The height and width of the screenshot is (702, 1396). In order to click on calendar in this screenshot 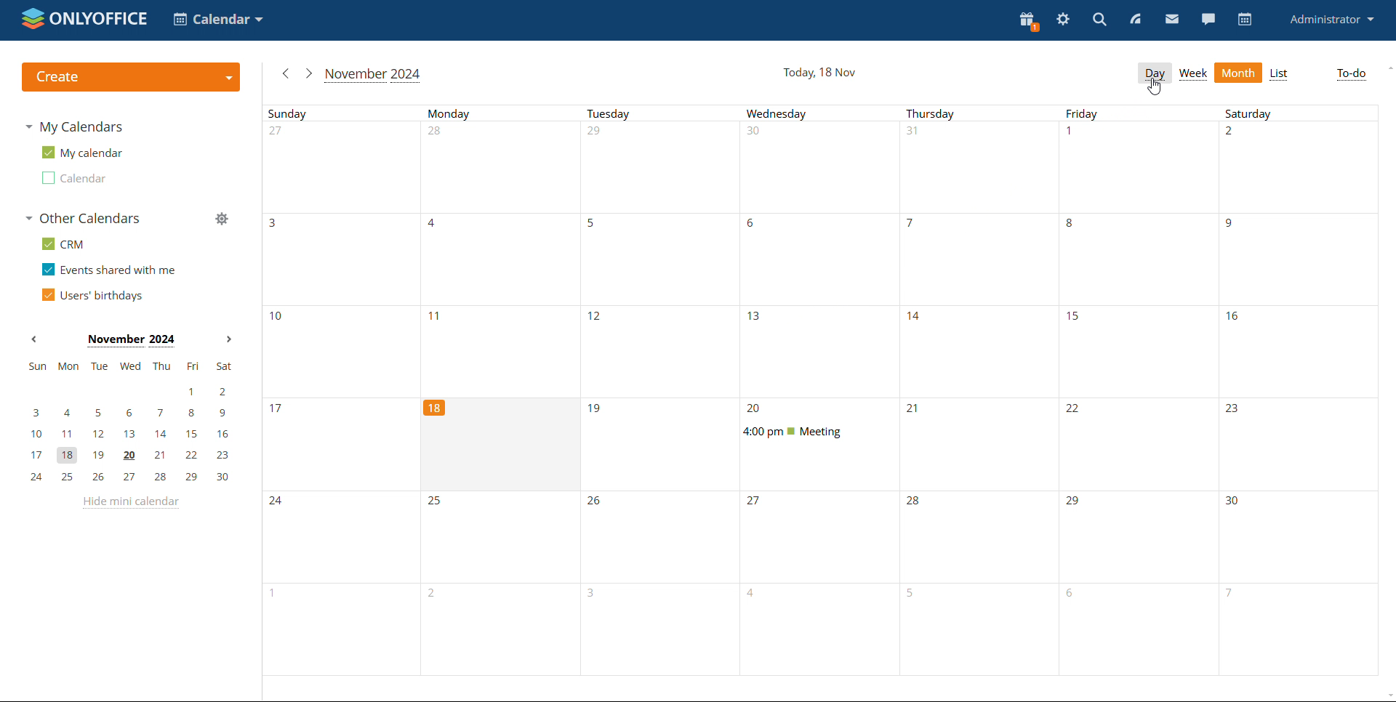, I will do `click(1244, 19)`.